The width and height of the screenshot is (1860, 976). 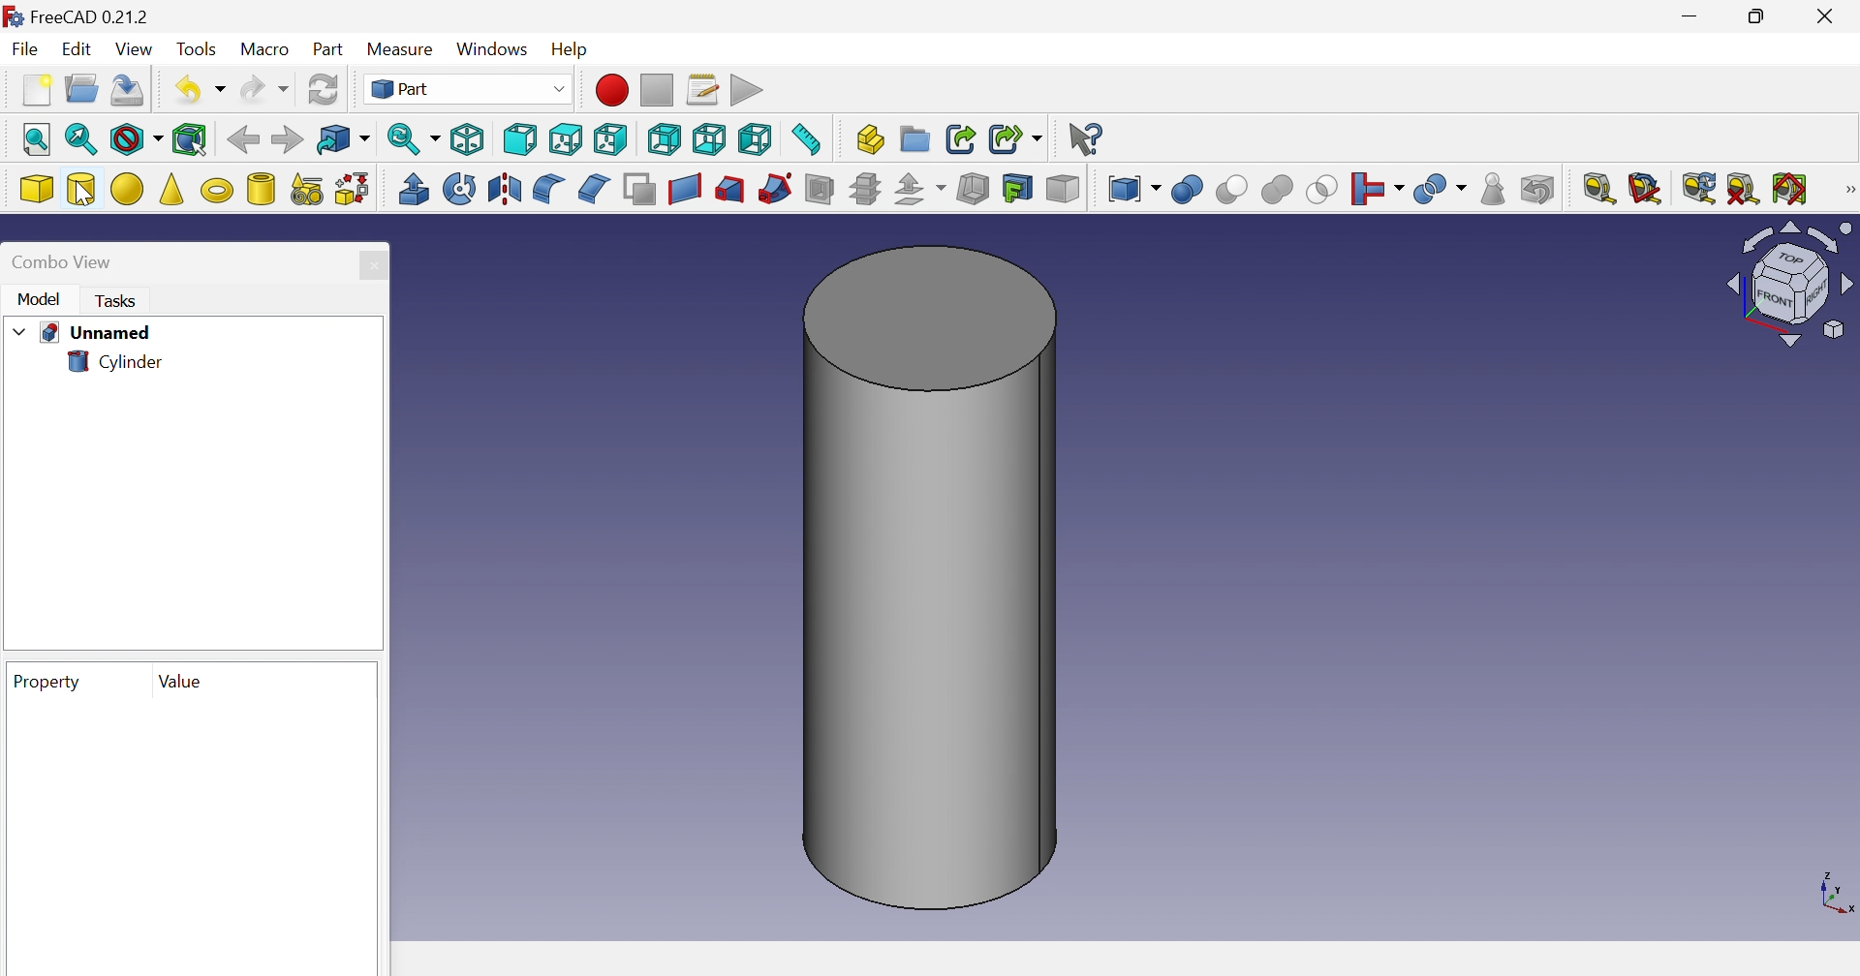 What do you see at coordinates (306, 188) in the screenshot?
I see `Create primitives` at bounding box center [306, 188].